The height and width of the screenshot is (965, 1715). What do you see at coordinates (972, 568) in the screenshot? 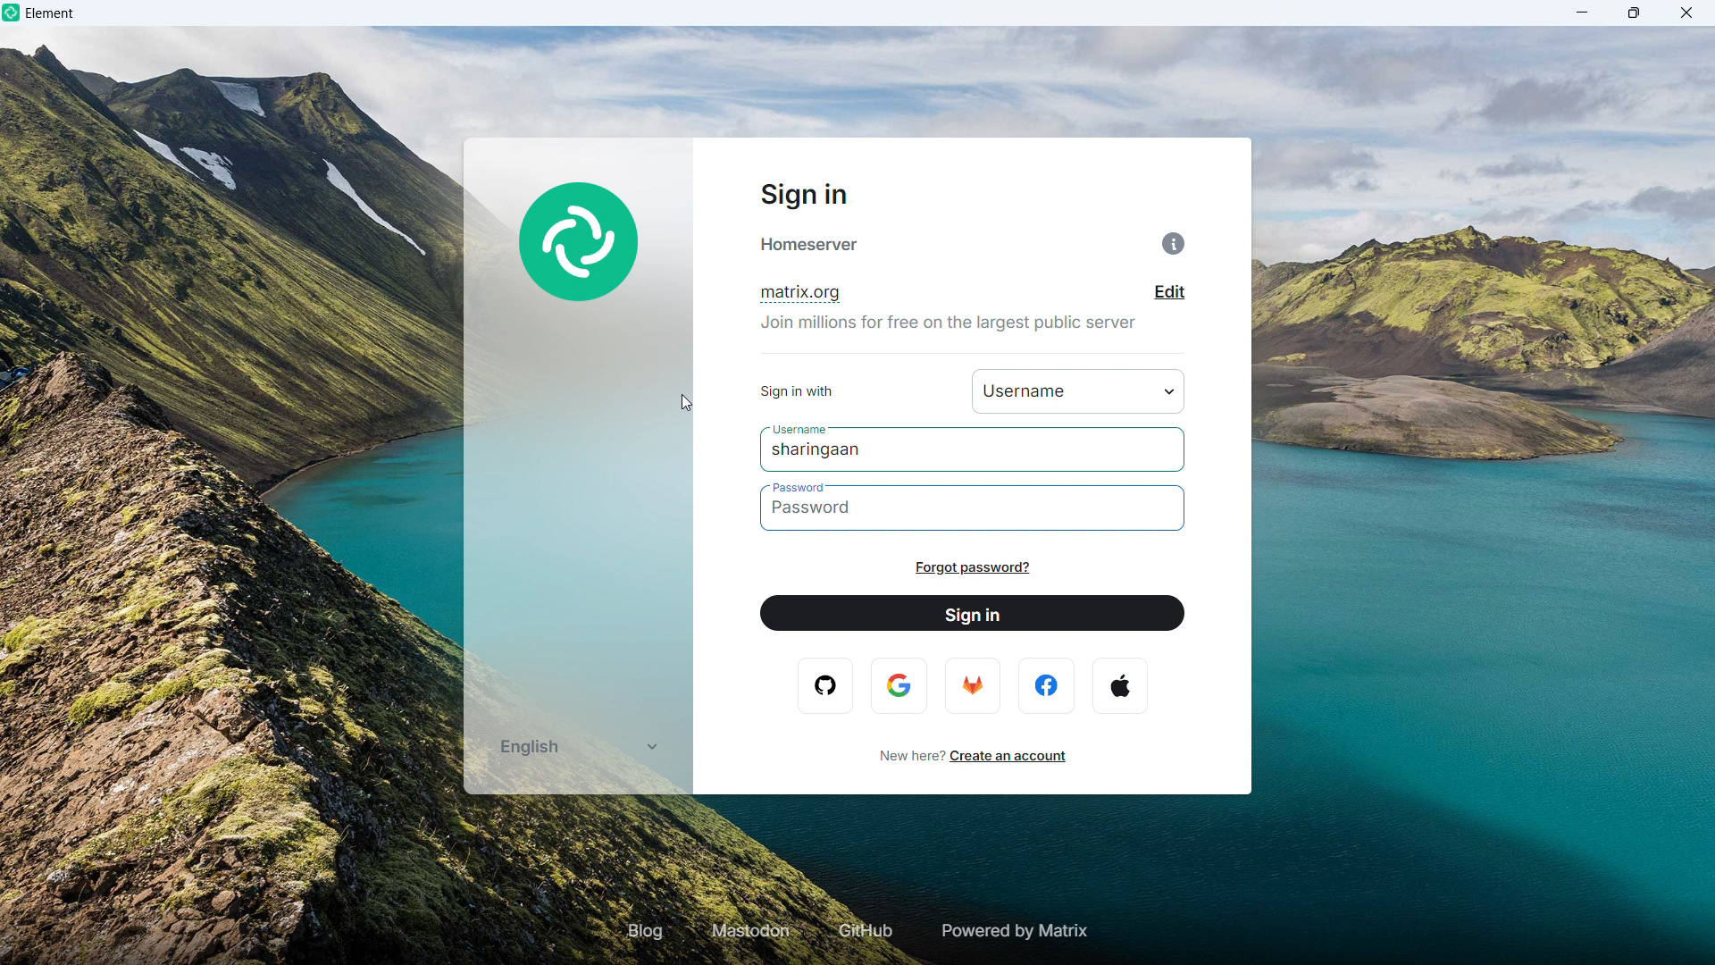
I see `Forgot password ` at bounding box center [972, 568].